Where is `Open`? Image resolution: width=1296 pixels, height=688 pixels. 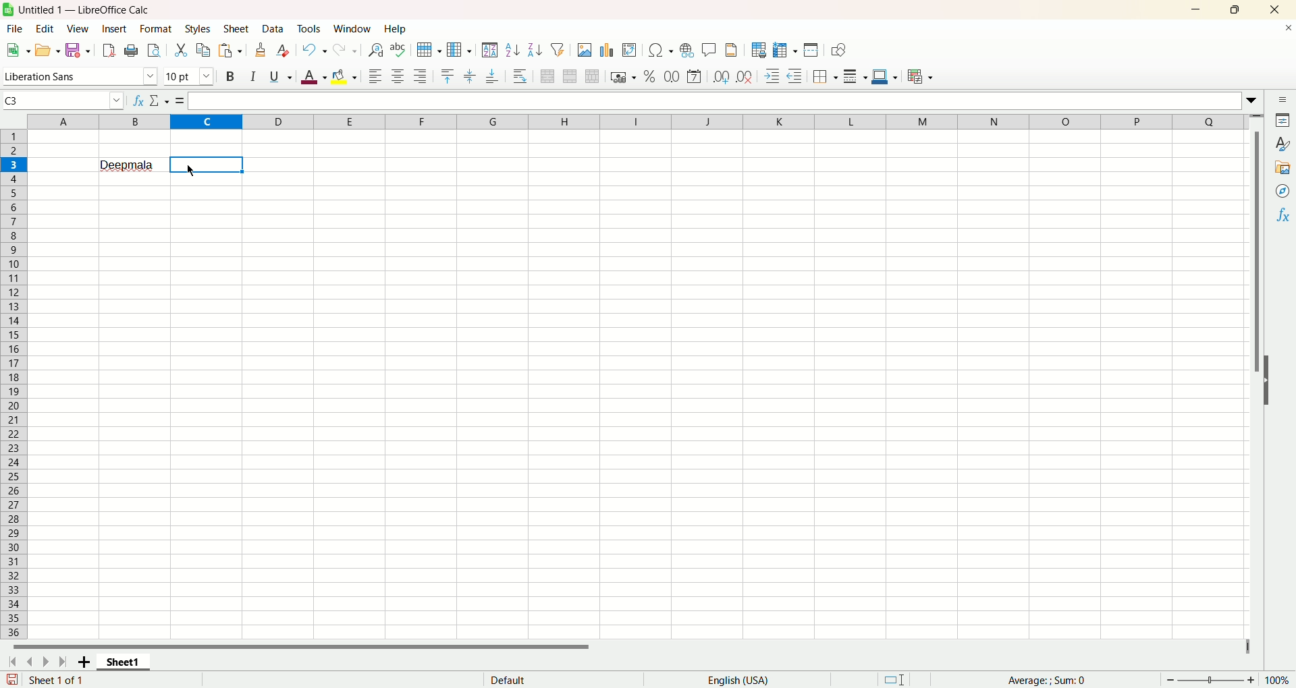
Open is located at coordinates (49, 49).